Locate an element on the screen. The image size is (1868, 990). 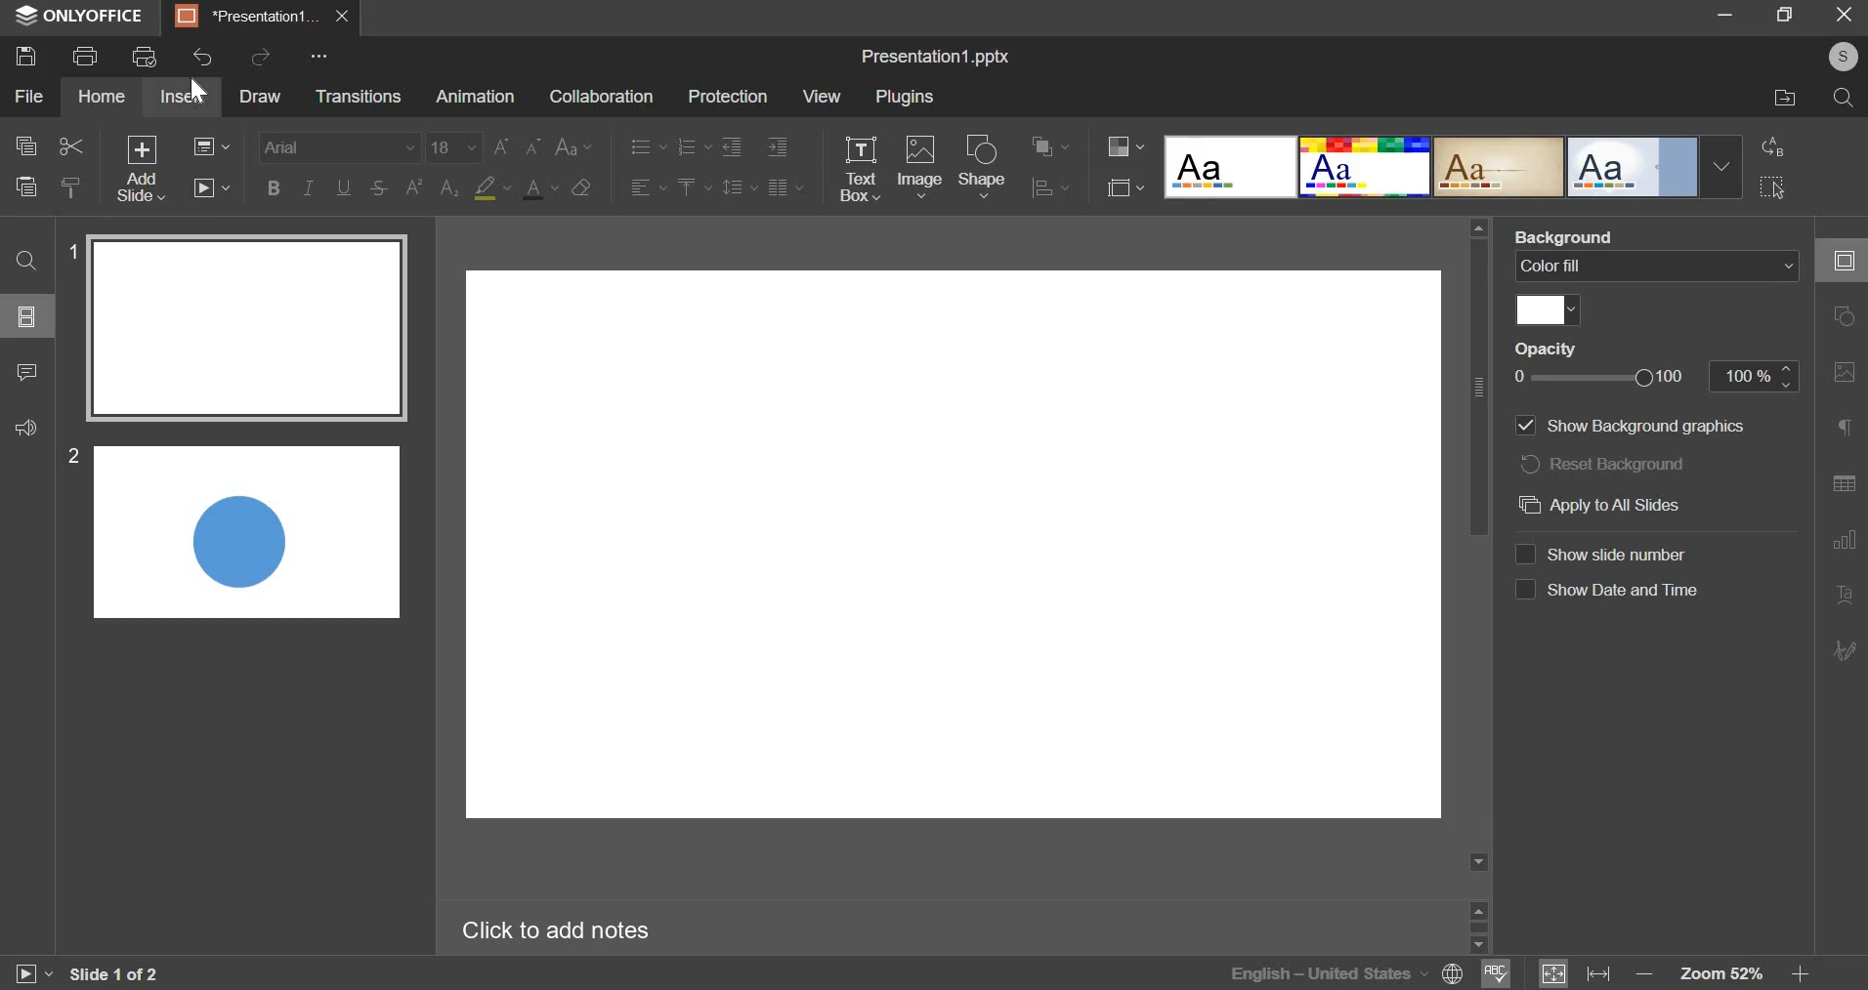
superscript is located at coordinates (414, 188).